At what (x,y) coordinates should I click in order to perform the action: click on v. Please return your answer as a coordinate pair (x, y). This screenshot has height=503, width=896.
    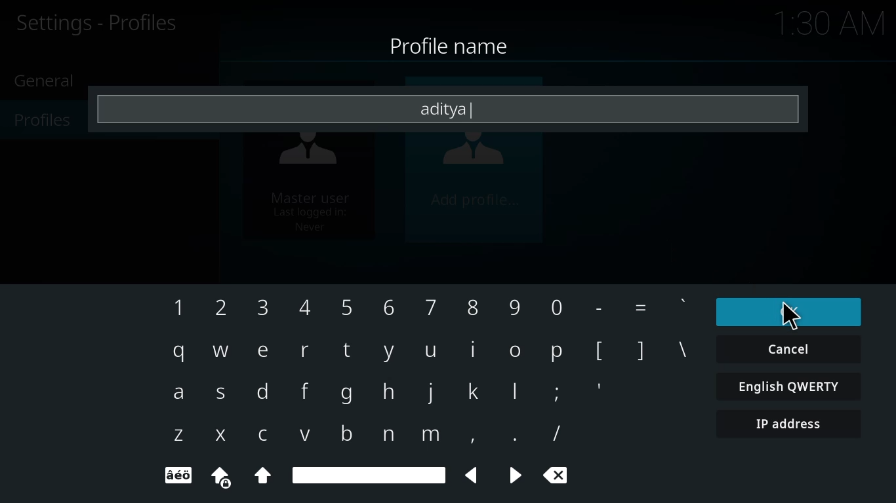
    Looking at the image, I should click on (301, 432).